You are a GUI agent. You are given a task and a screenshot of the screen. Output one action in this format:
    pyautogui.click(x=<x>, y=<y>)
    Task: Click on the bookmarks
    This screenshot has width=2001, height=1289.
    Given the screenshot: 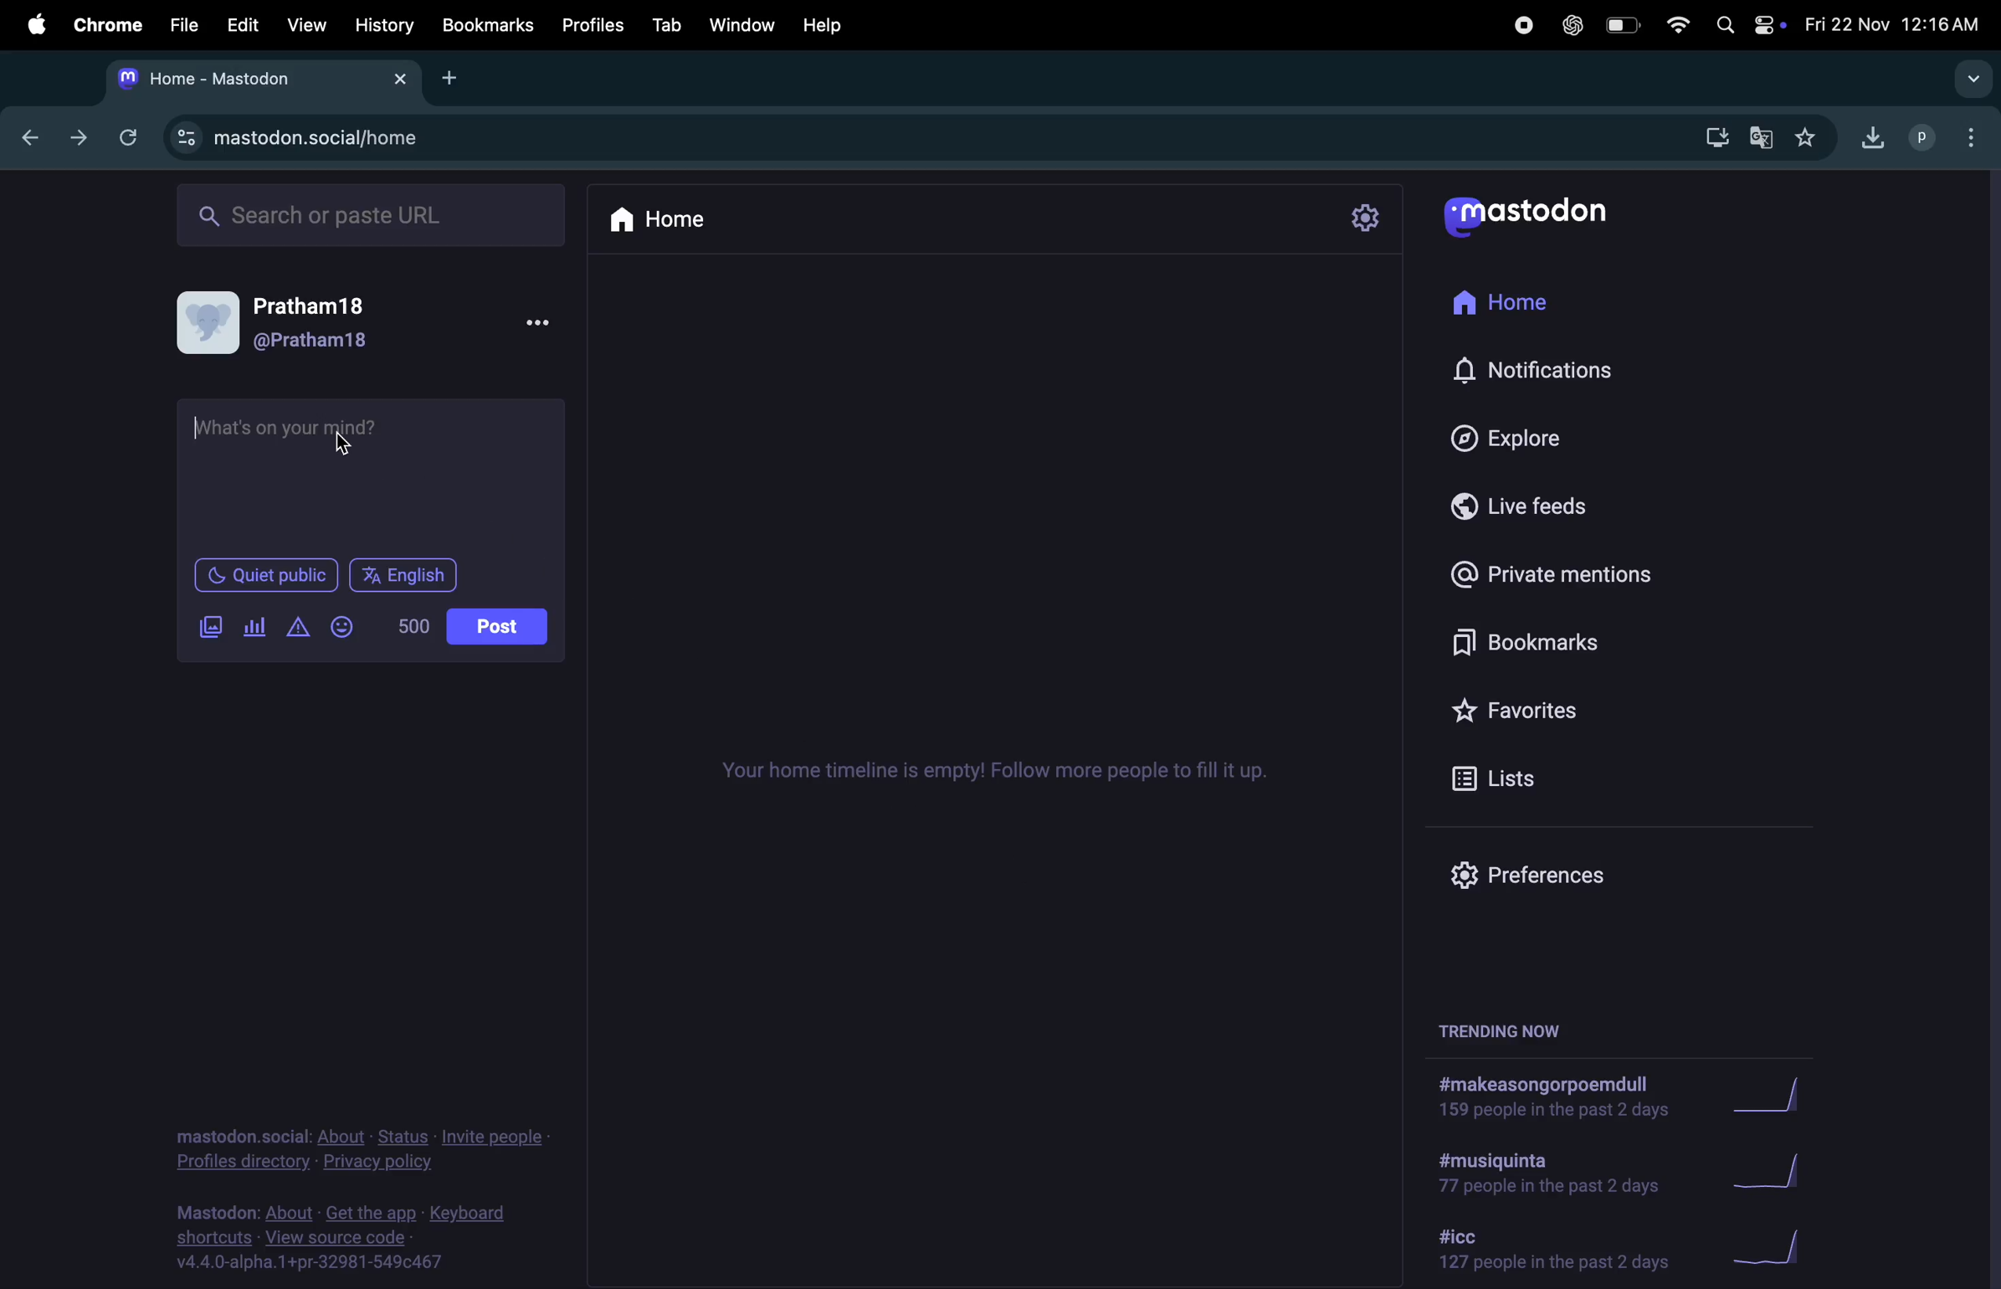 What is the action you would take?
    pyautogui.click(x=488, y=24)
    